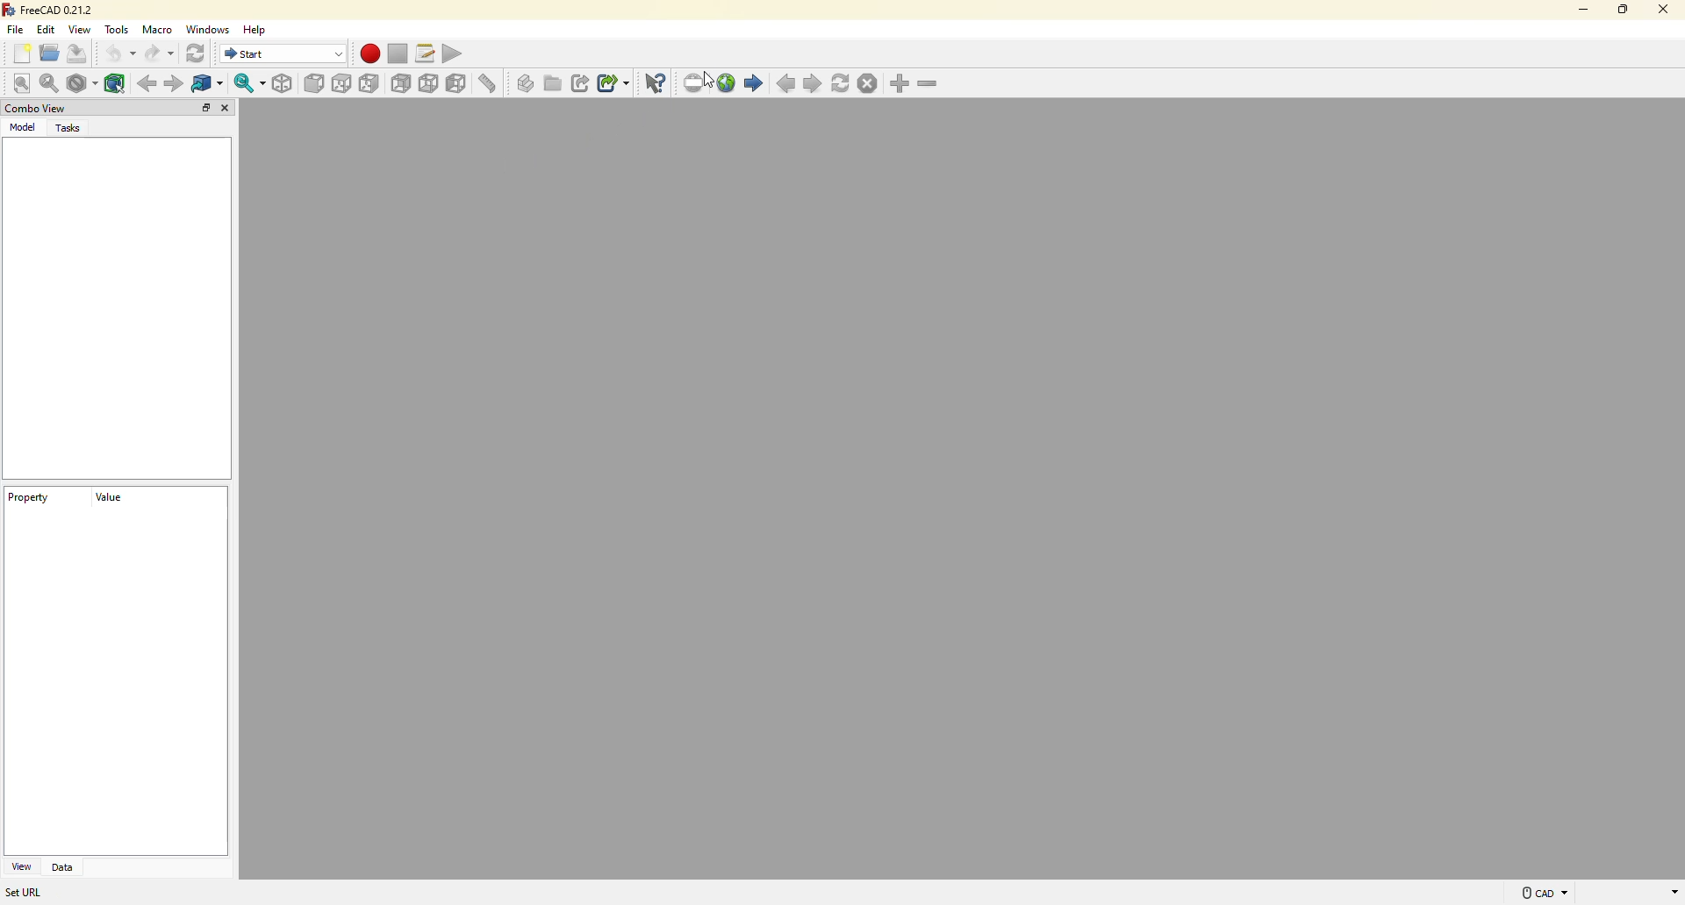 The width and height of the screenshot is (1685, 905). What do you see at coordinates (1631, 894) in the screenshot?
I see `area gone` at bounding box center [1631, 894].